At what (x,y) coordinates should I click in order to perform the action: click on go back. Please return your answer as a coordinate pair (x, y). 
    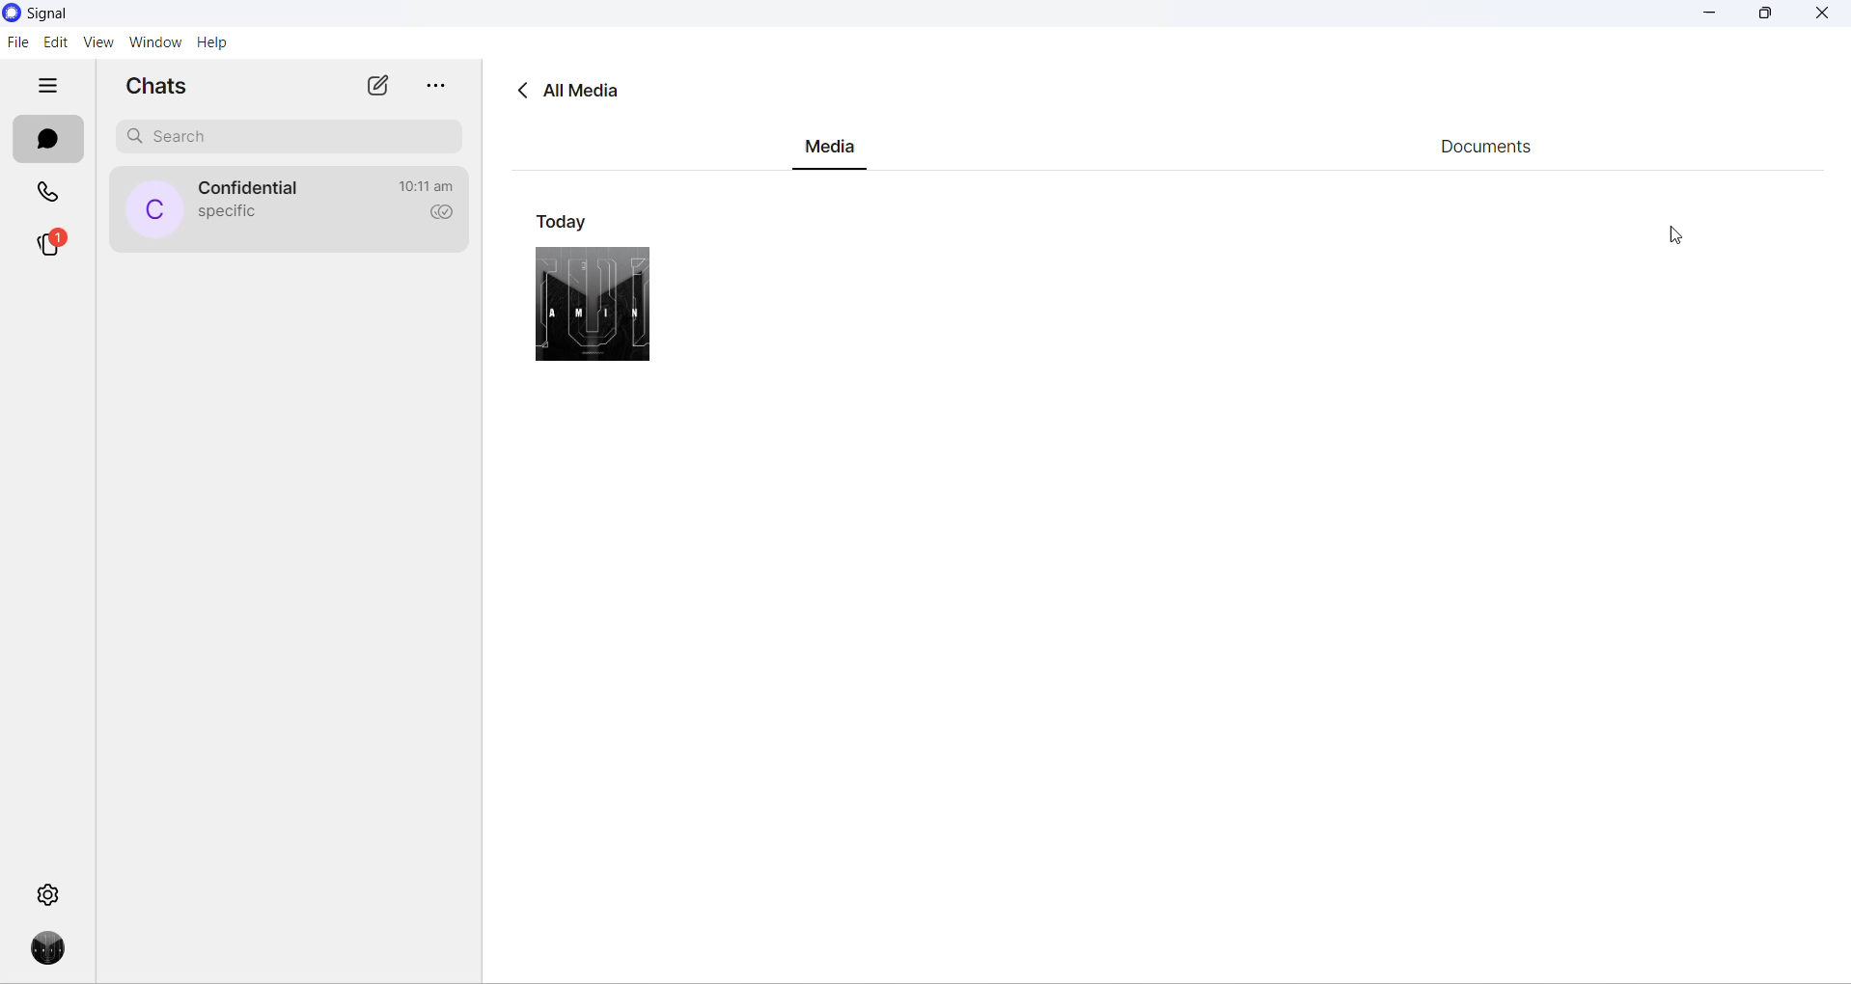
    Looking at the image, I should click on (518, 92).